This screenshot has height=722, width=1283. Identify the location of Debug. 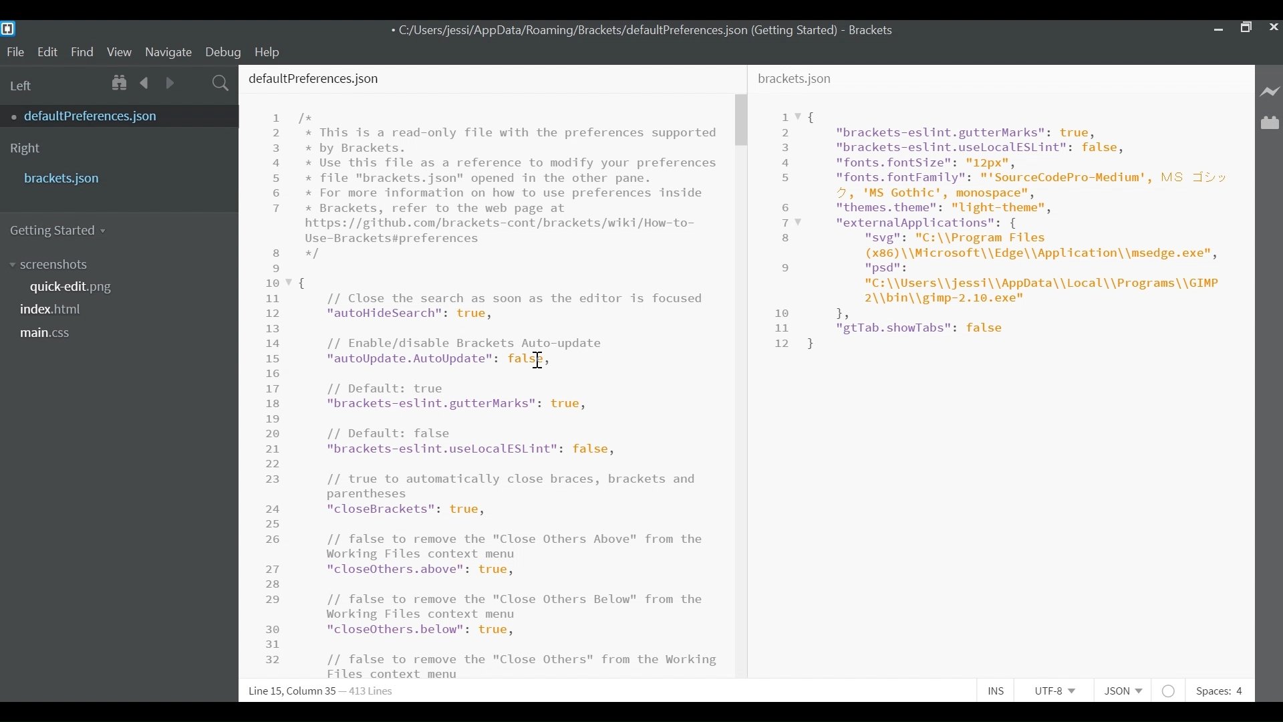
(225, 51).